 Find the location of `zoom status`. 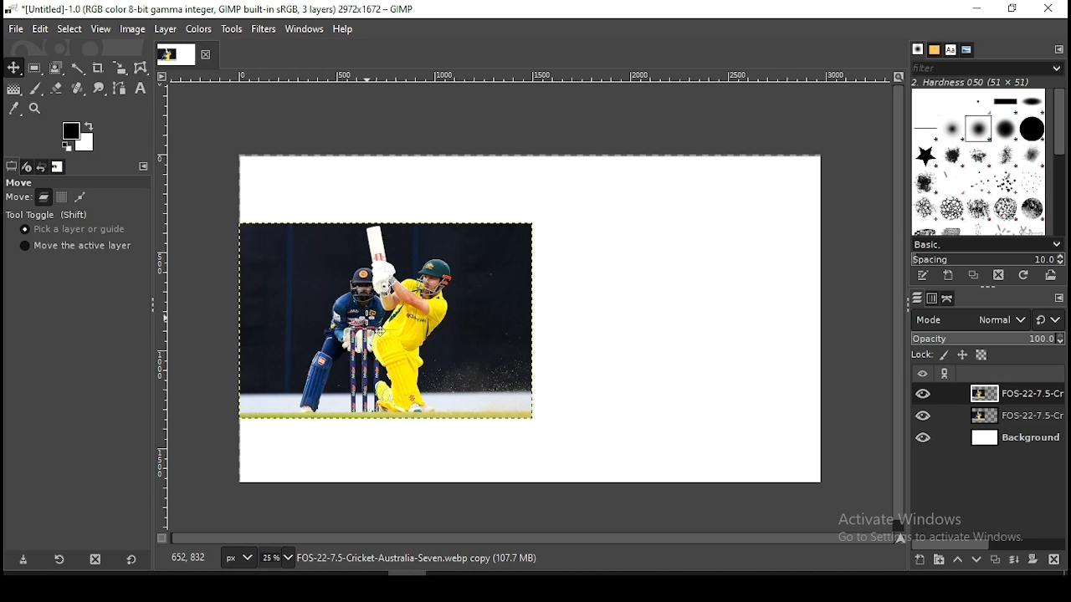

zoom status is located at coordinates (277, 559).